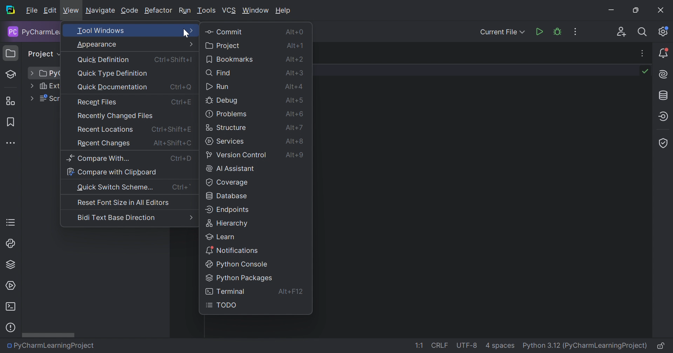  Describe the element at coordinates (106, 130) in the screenshot. I see `Recent Locations` at that location.